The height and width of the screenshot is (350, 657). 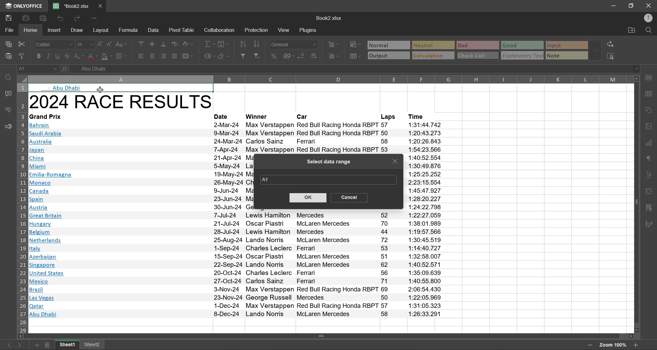 I want to click on Date, Winner,Car,Laps, Time Data, so click(x=326, y=130).